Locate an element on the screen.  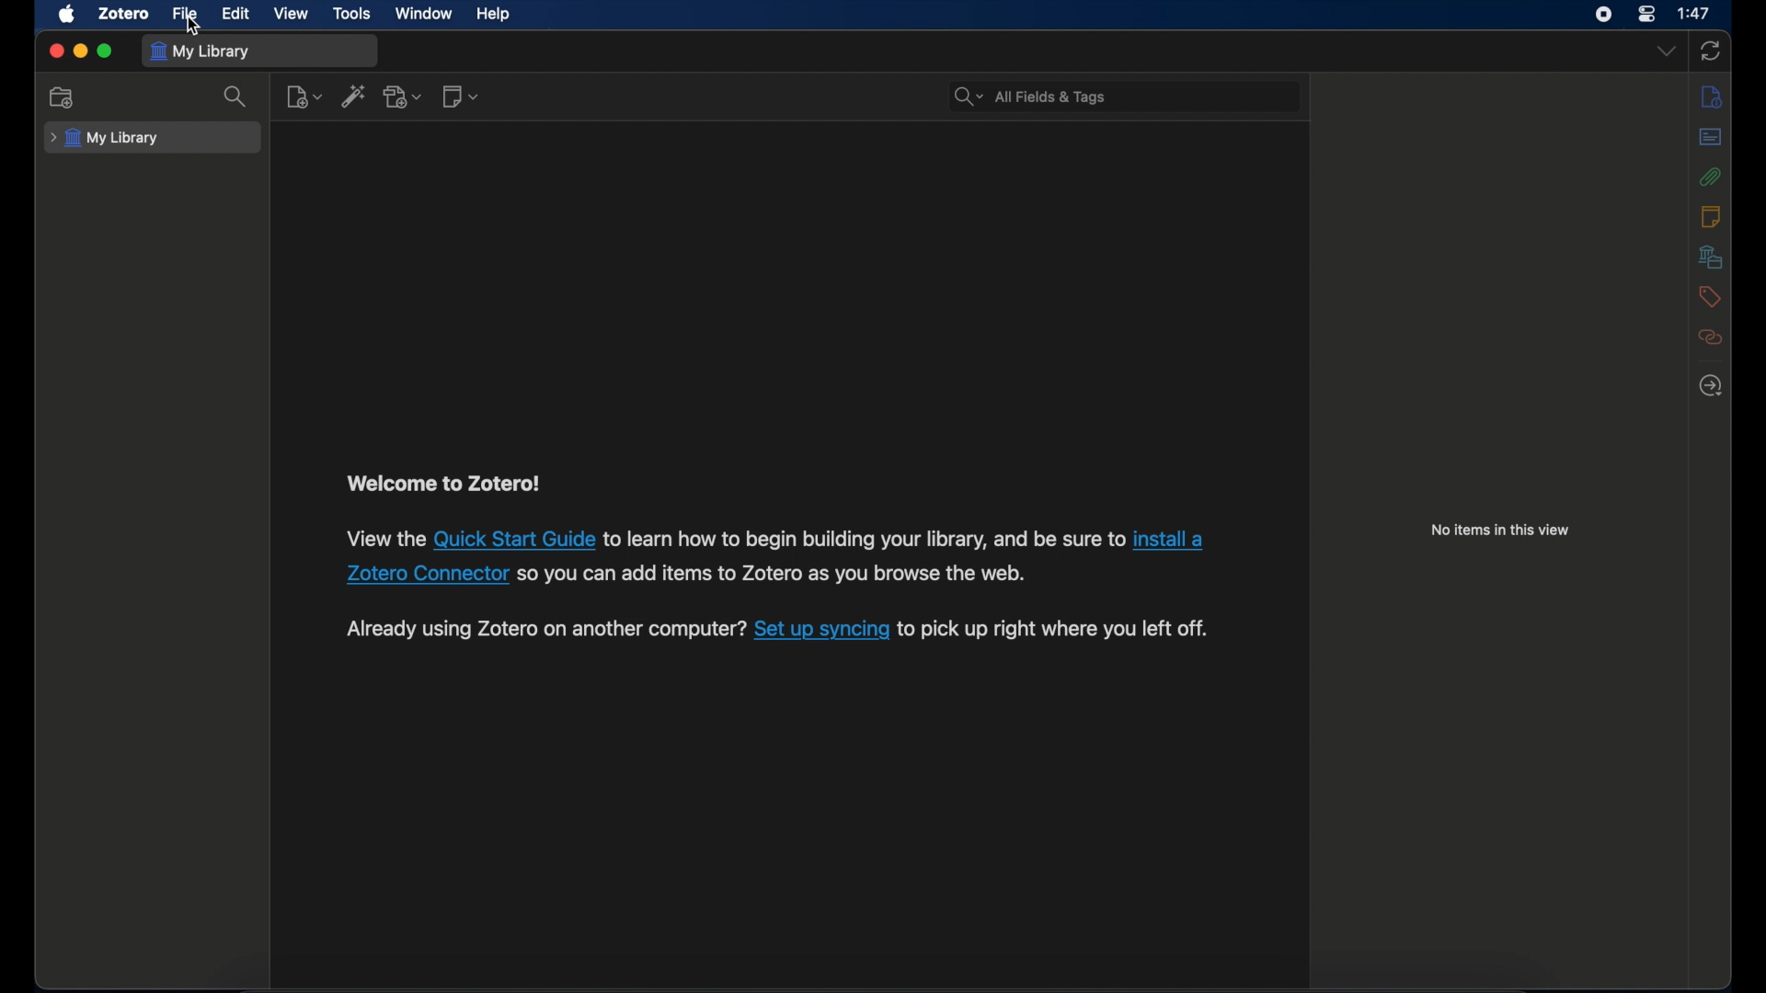
close is located at coordinates (56, 50).